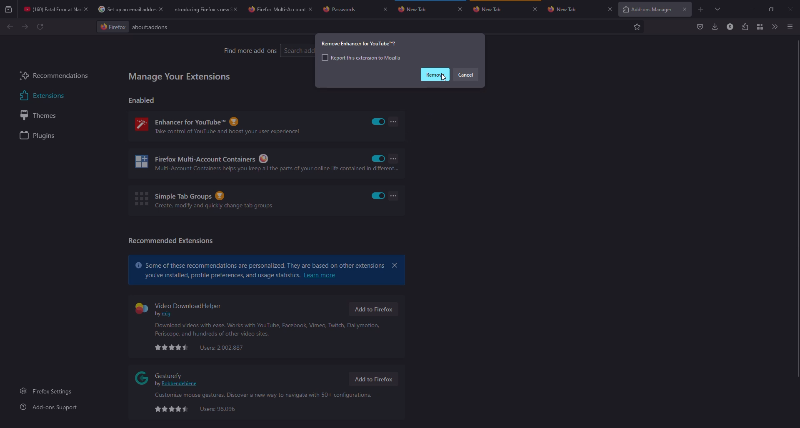 This screenshot has height=428, width=800. Describe the element at coordinates (435, 75) in the screenshot. I see `remove` at that location.